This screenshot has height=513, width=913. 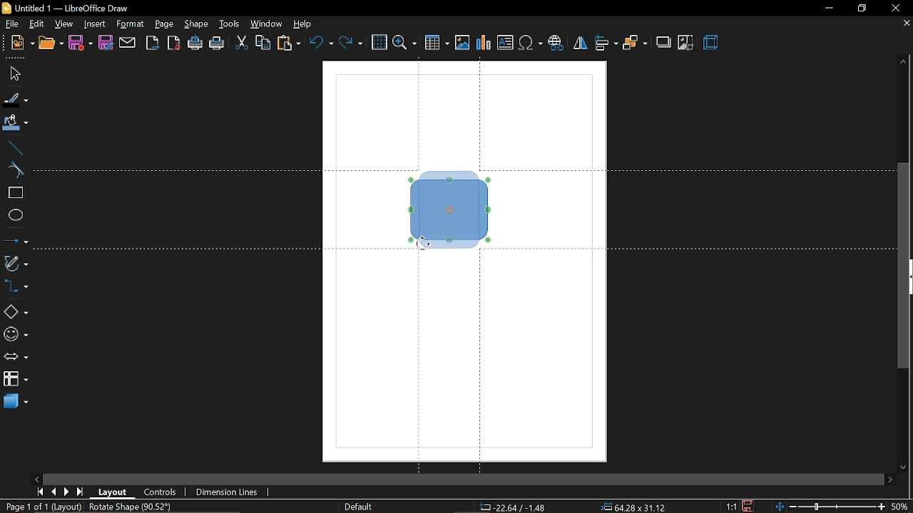 What do you see at coordinates (131, 25) in the screenshot?
I see `format` at bounding box center [131, 25].